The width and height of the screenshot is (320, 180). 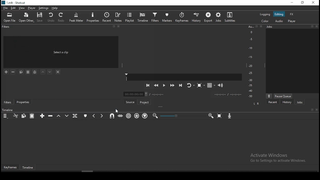 What do you see at coordinates (6, 27) in the screenshot?
I see `filters` at bounding box center [6, 27].